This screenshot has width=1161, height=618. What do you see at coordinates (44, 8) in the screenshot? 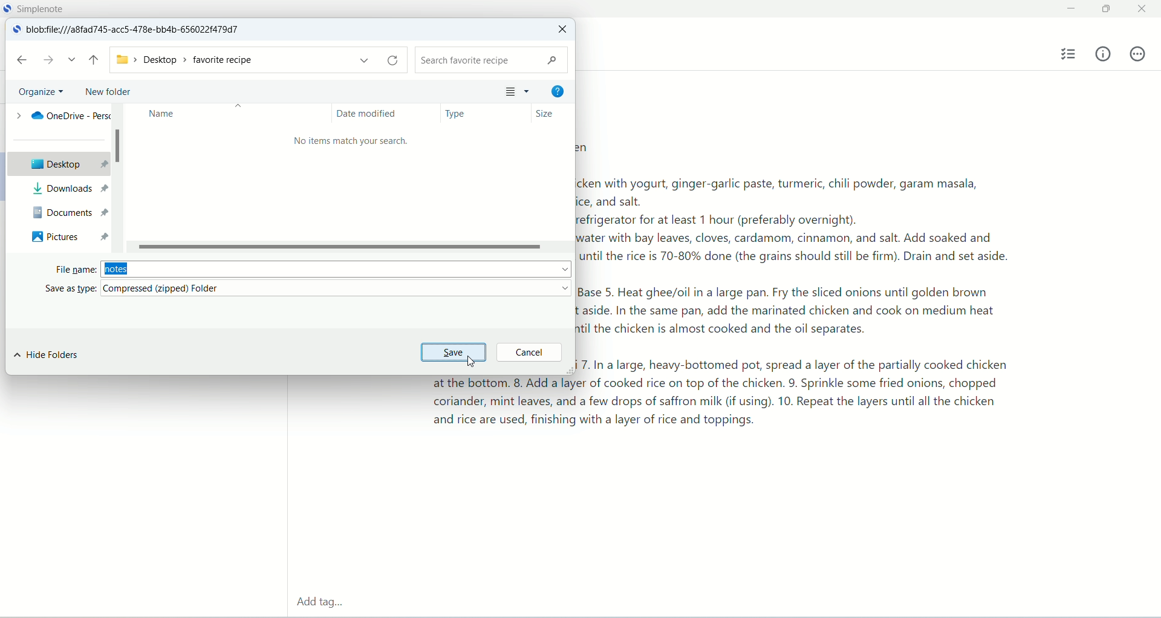
I see `simplenote` at bounding box center [44, 8].